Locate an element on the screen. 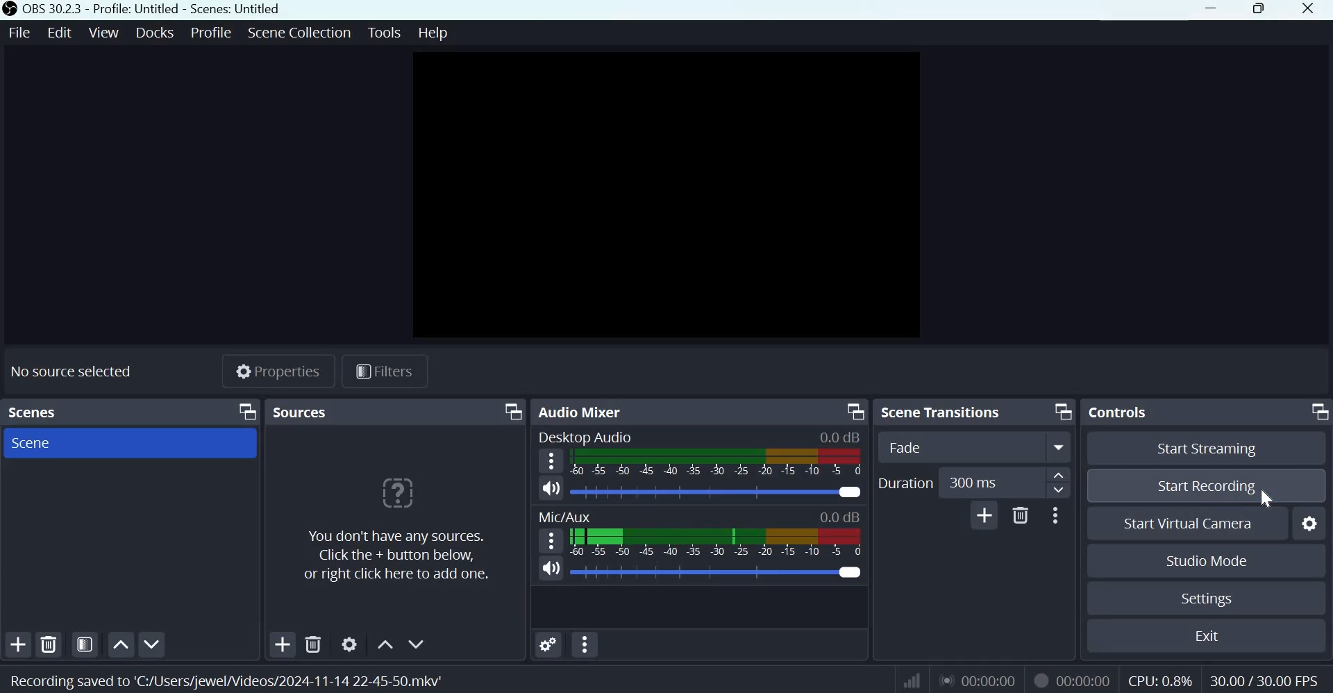  File is located at coordinates (20, 33).